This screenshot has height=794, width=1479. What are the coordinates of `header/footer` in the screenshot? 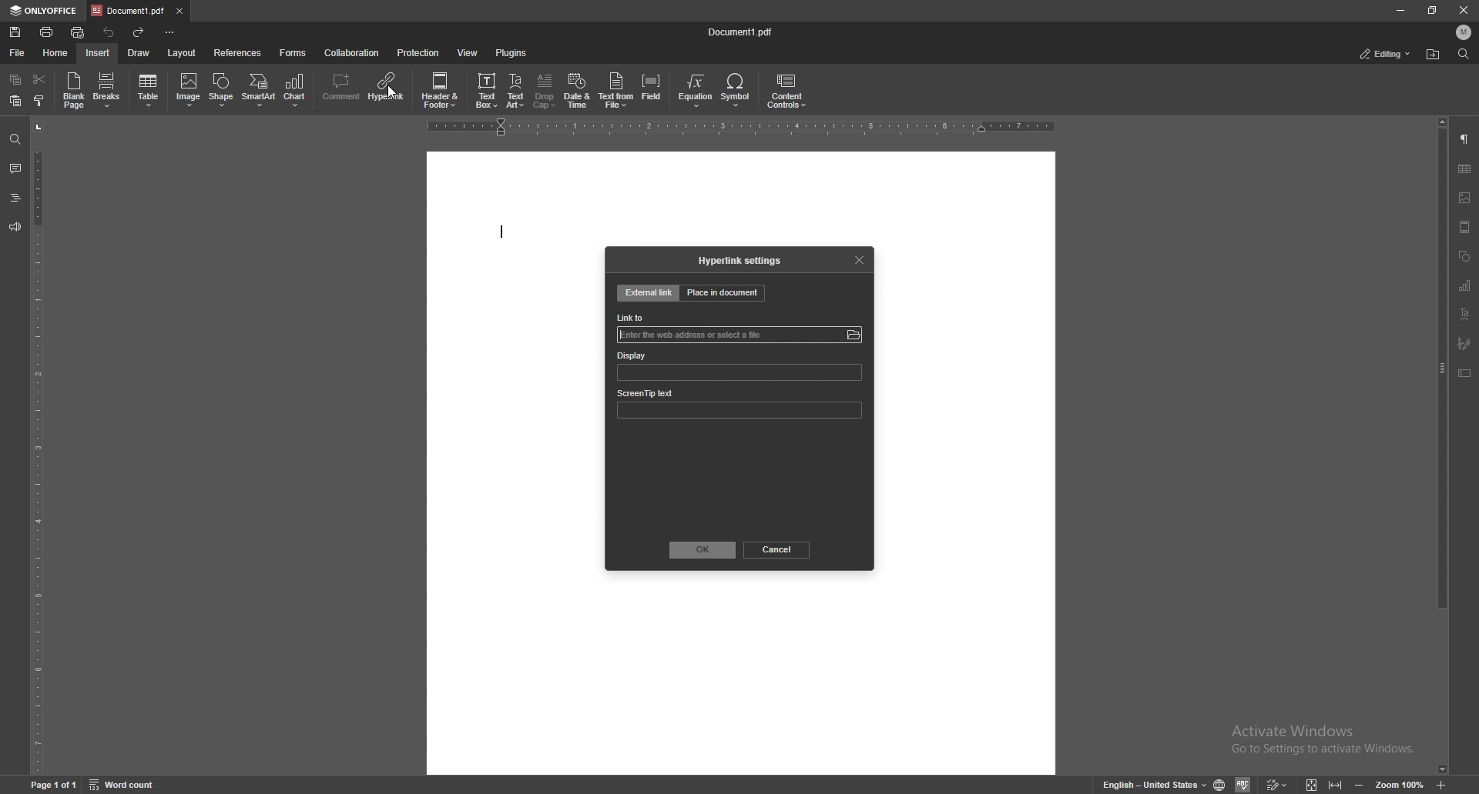 It's located at (1465, 226).